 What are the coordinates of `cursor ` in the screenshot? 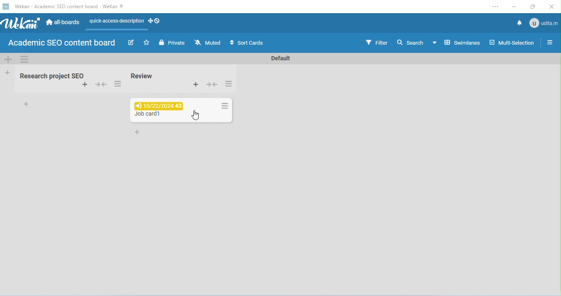 It's located at (196, 115).